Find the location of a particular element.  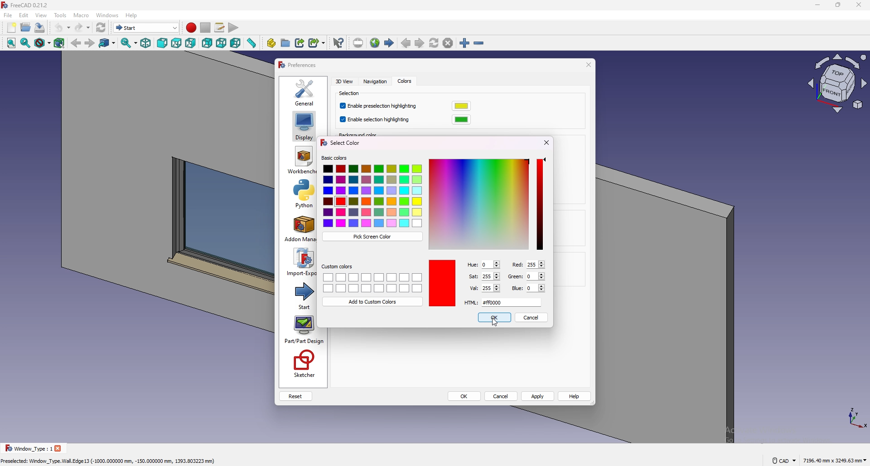

Pick Screen Color is located at coordinates (372, 237).